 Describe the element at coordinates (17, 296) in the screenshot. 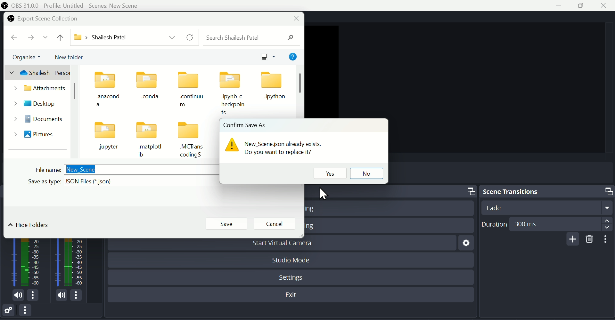

I see `volume` at that location.